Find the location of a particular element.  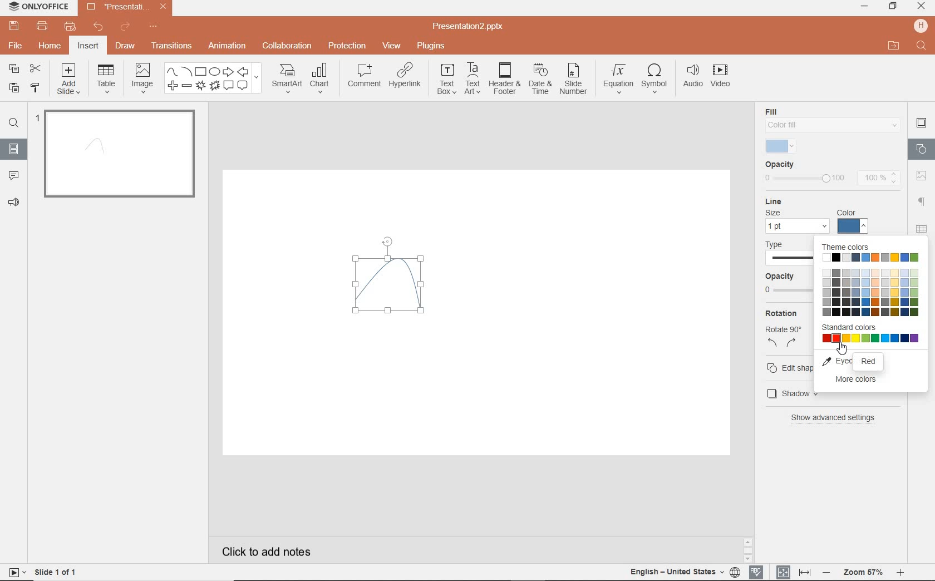

VIEW is located at coordinates (392, 45).